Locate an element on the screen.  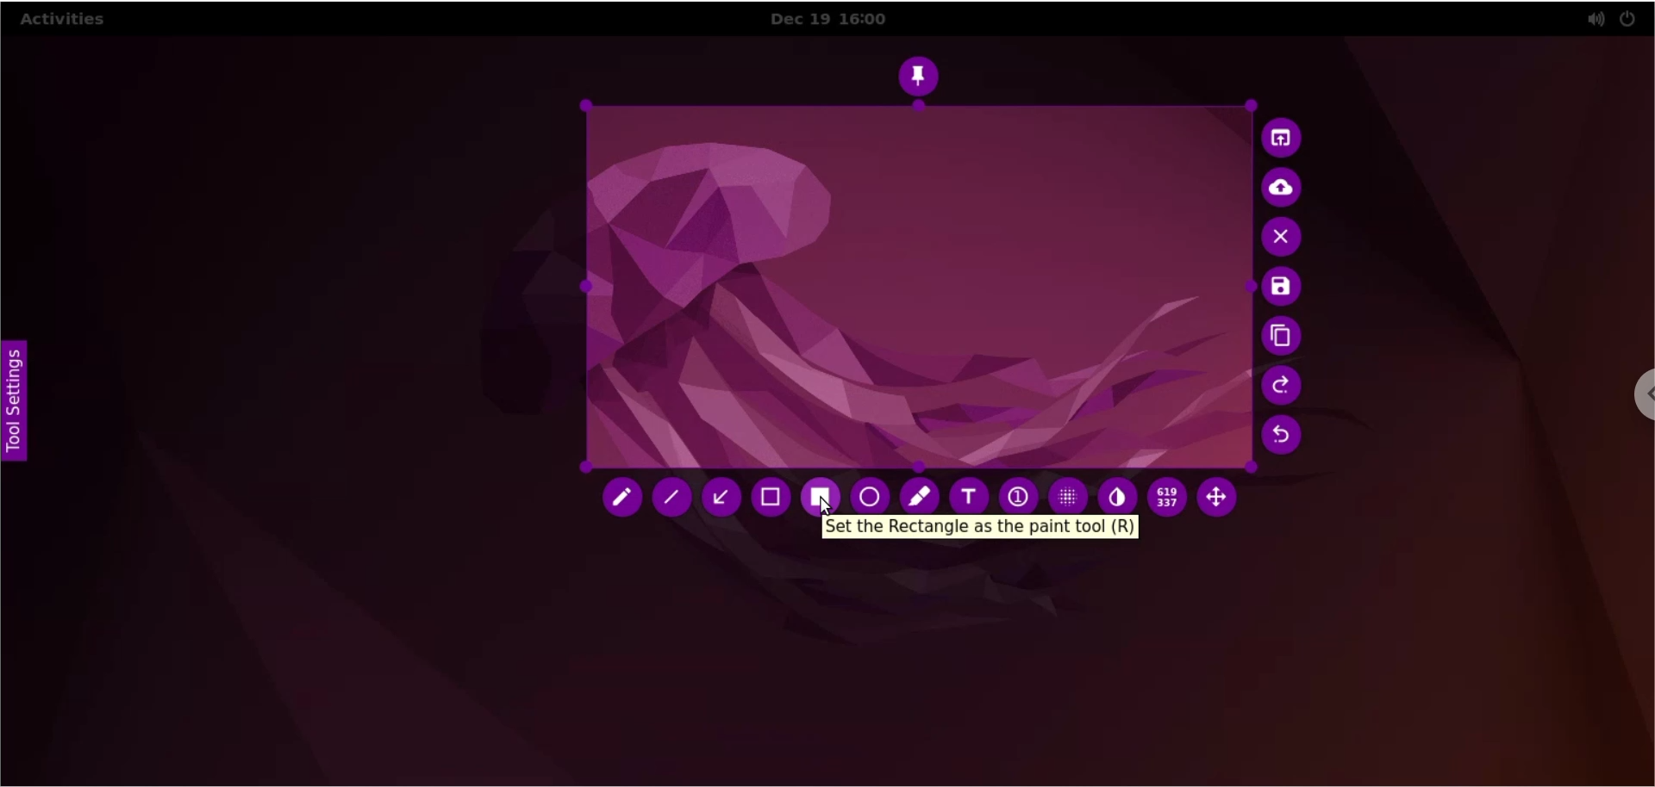
redo is located at coordinates (1282, 387).